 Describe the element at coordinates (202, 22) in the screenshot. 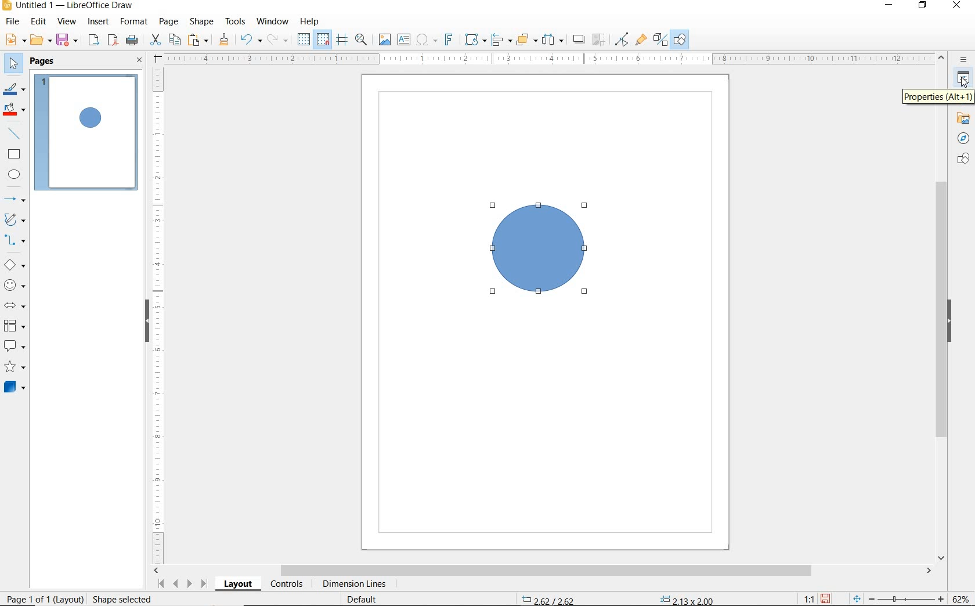

I see `SHAPE` at that location.